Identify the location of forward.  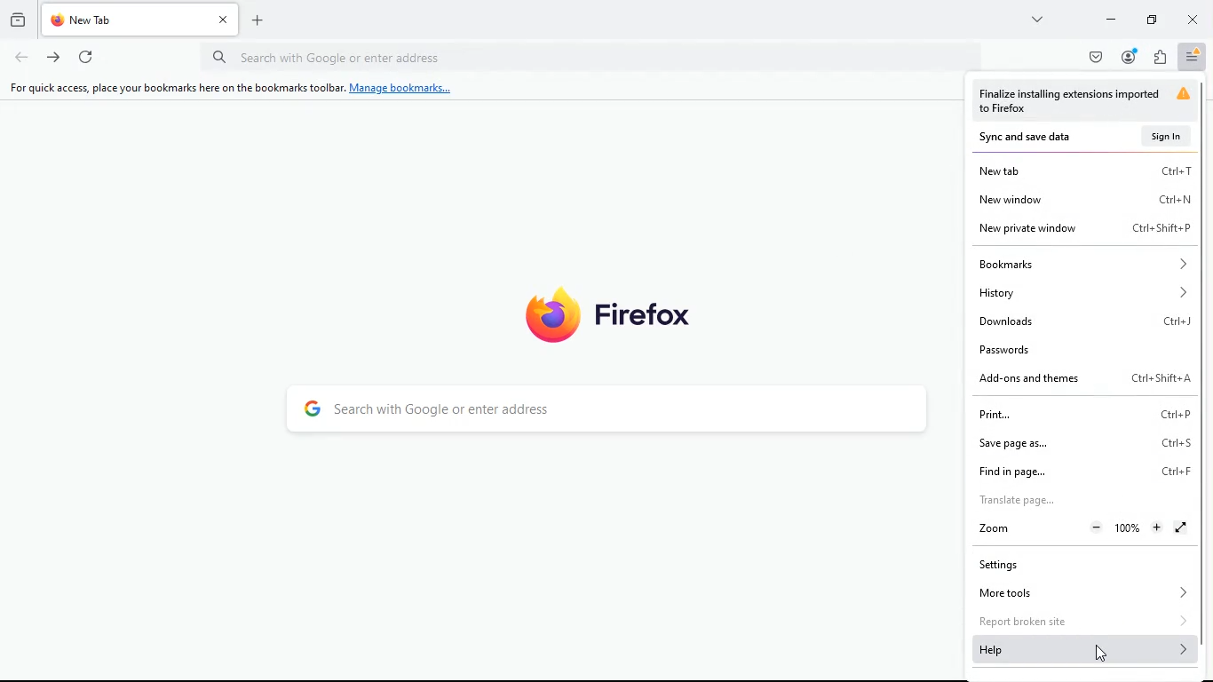
(54, 58).